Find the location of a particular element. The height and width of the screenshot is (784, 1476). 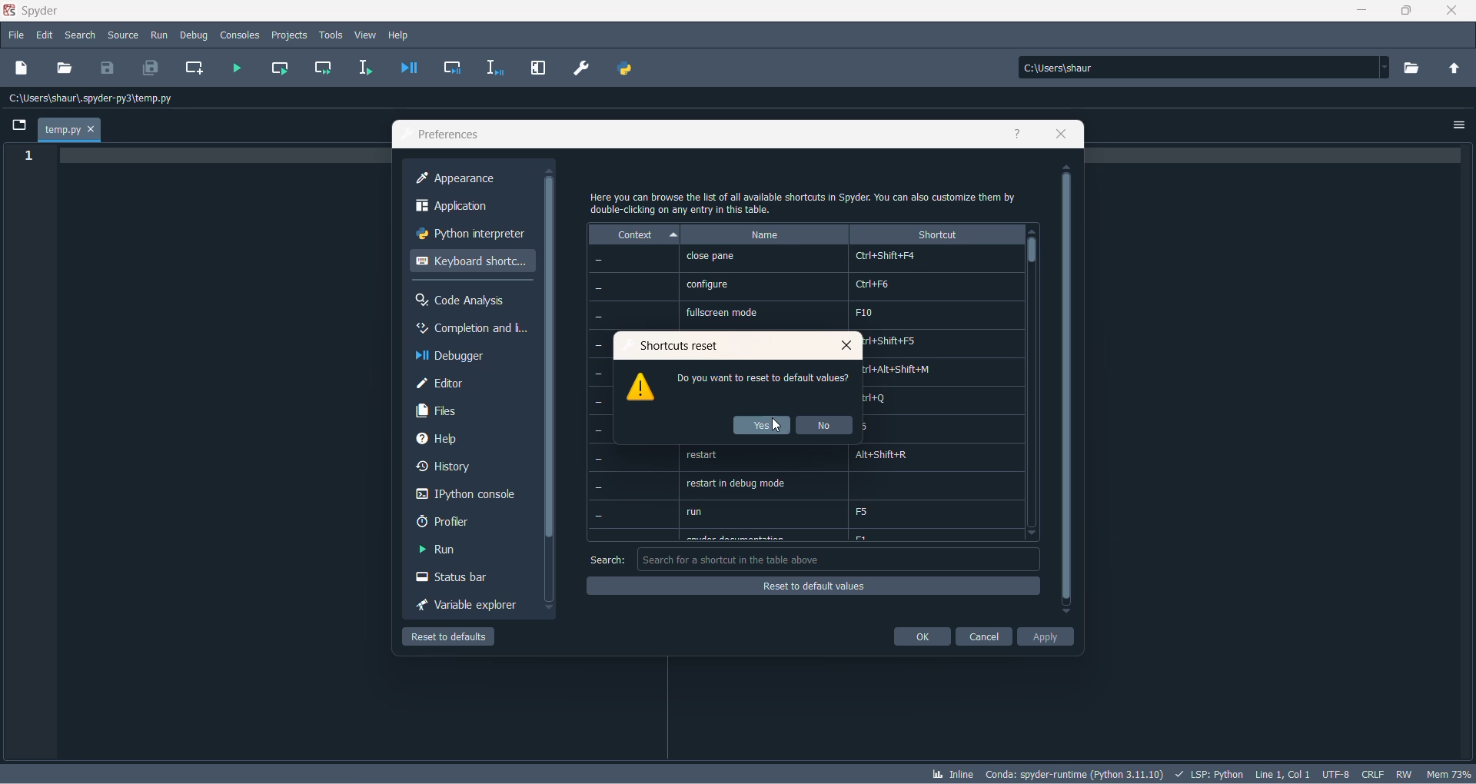

tools is located at coordinates (331, 35).